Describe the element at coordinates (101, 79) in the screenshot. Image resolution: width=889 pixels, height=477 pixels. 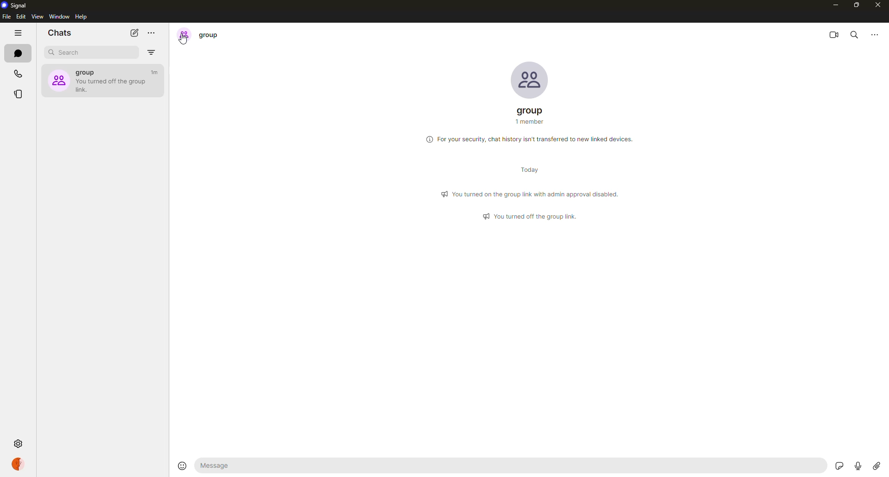
I see `group` at that location.